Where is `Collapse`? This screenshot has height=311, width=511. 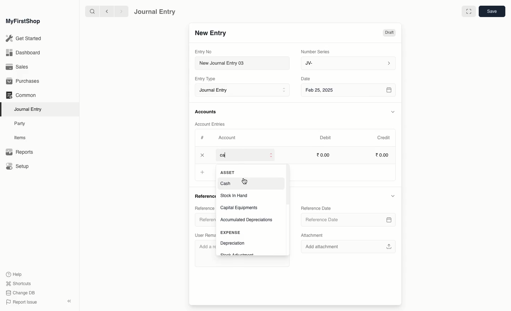
Collapse is located at coordinates (69, 301).